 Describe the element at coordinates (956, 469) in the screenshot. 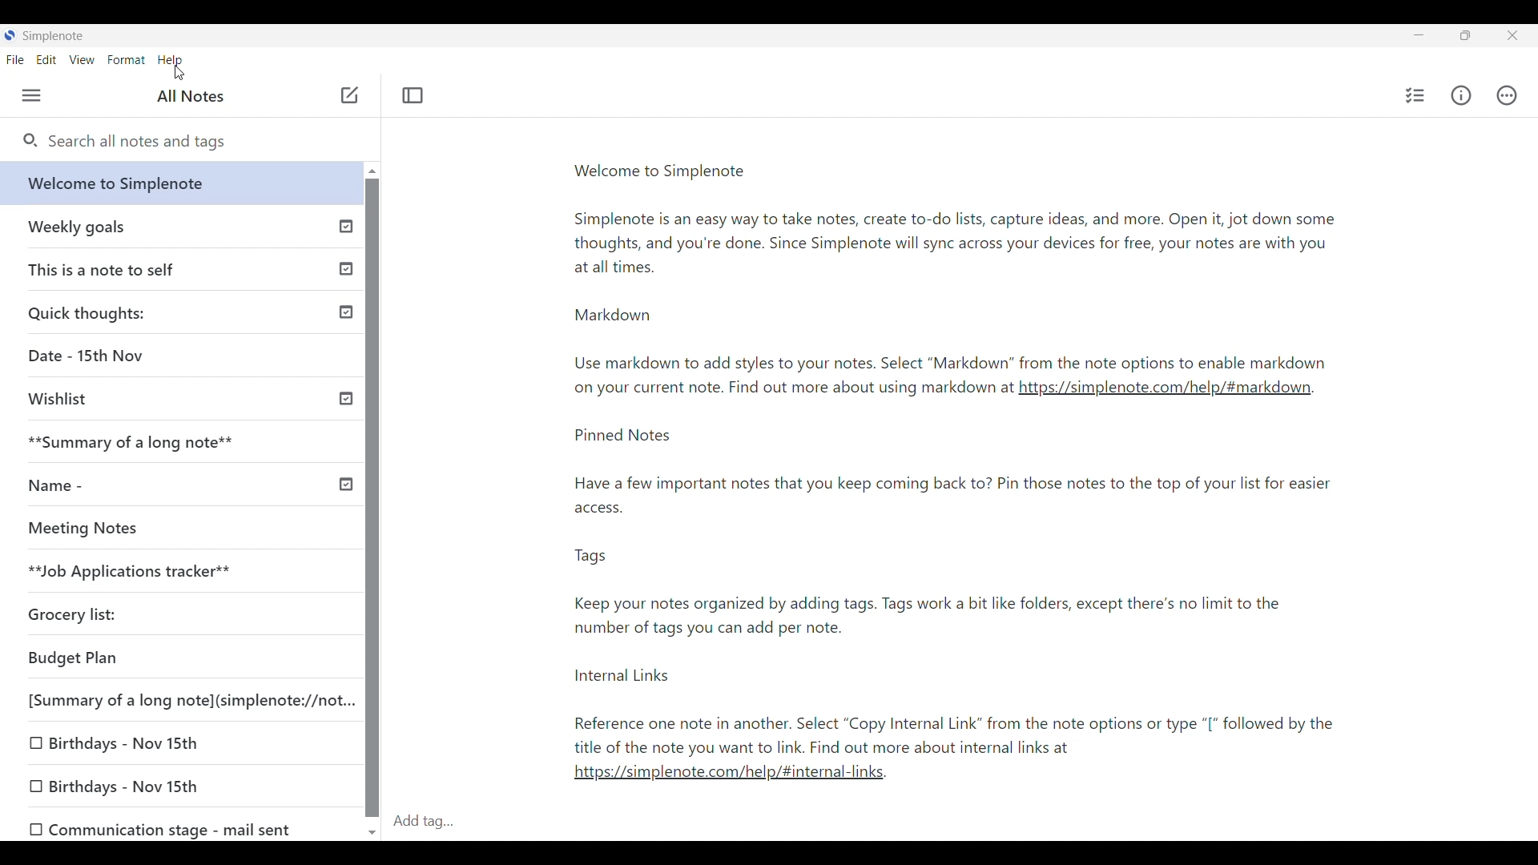

I see `Pinned Notes
Have a few important notes that you keep coming back to? Pin those notes to the top of your list for easier
access.` at that location.